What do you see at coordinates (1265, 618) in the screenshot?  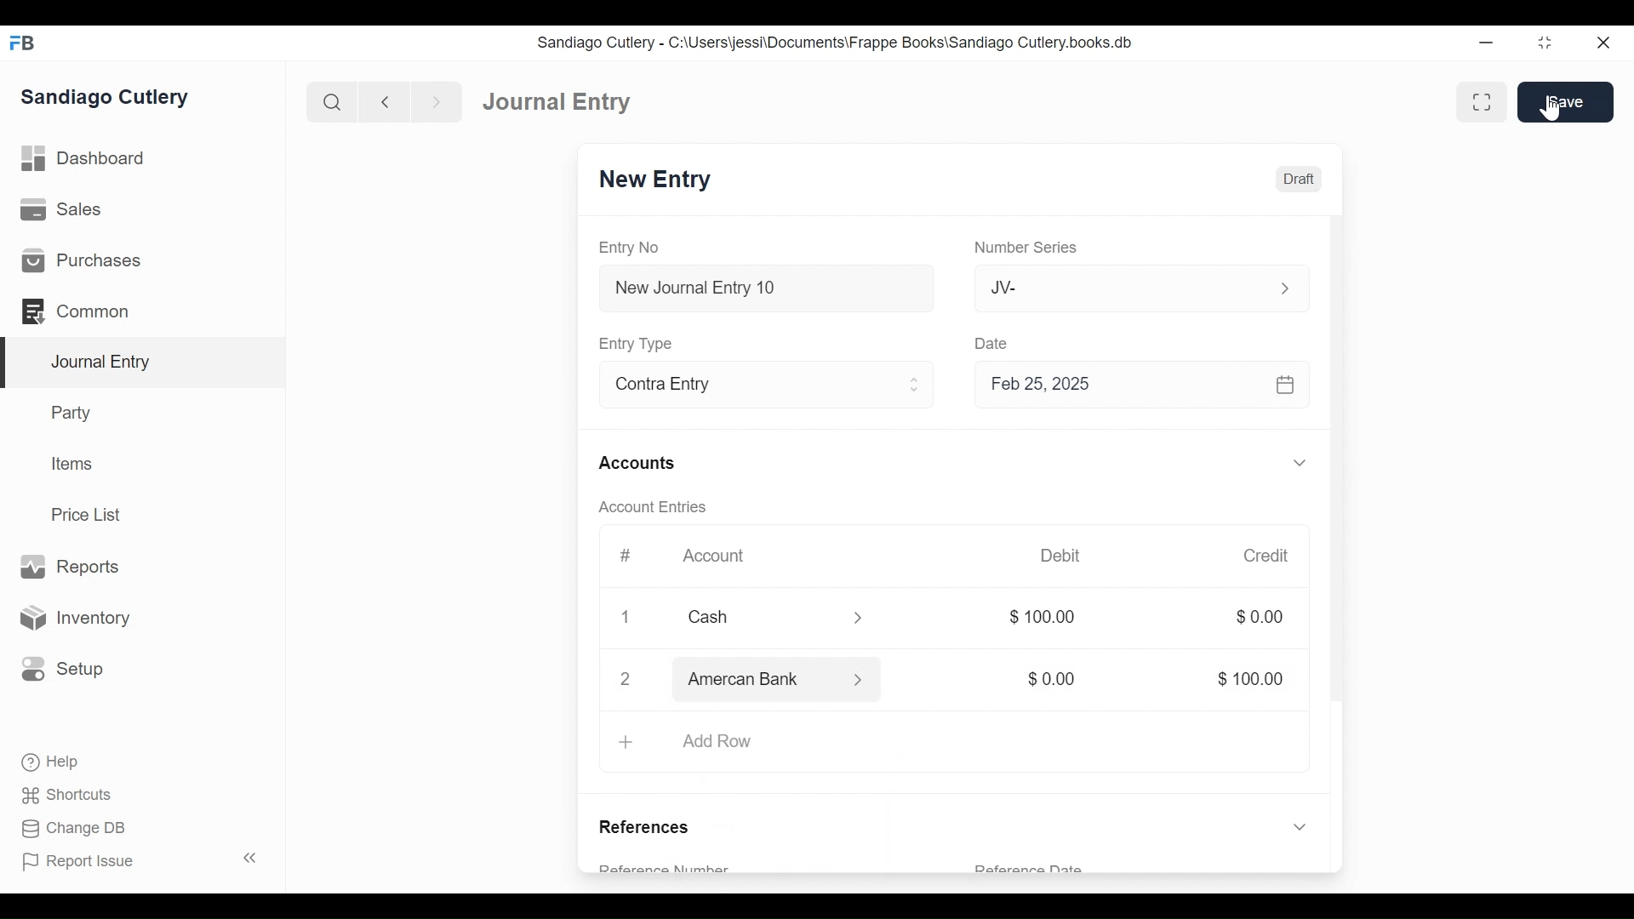 I see `$0.00` at bounding box center [1265, 618].